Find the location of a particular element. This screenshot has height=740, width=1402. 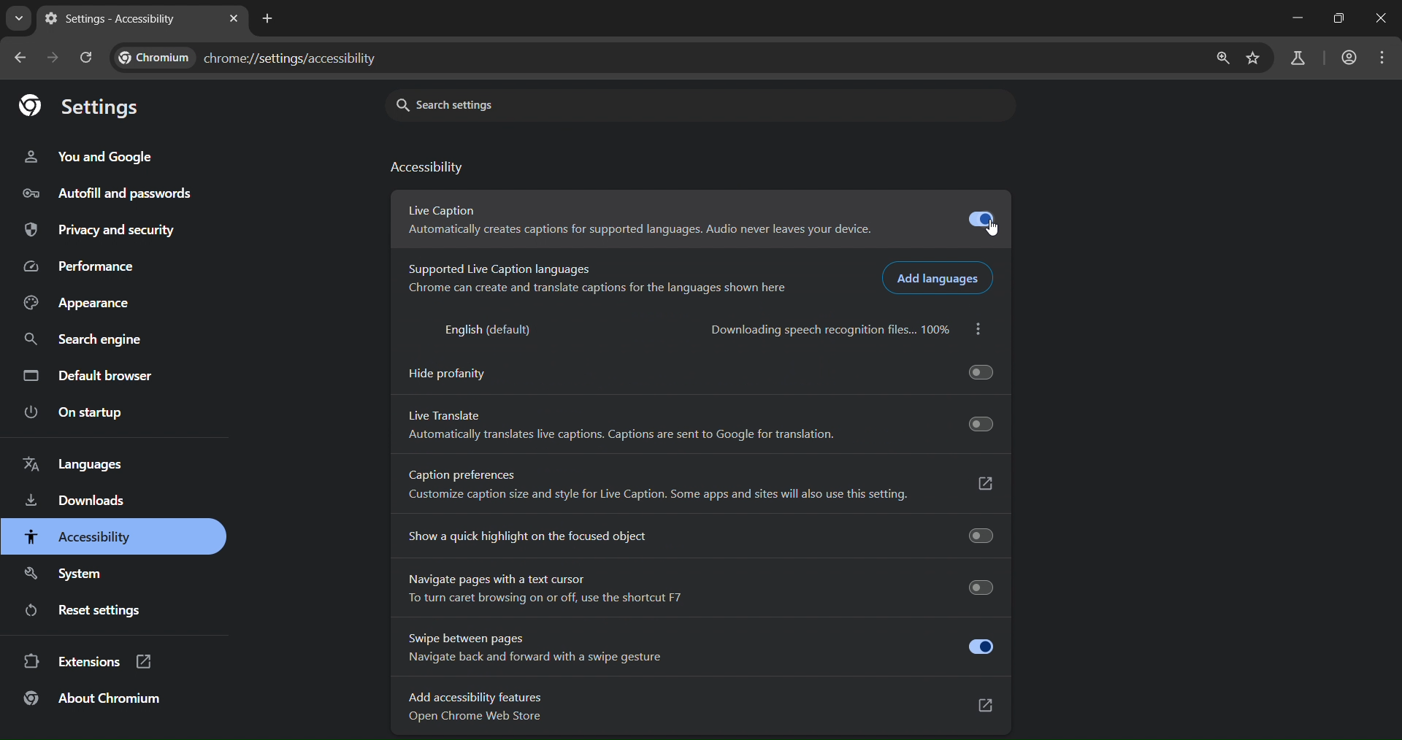

Downloading speech recognition files... 100% is located at coordinates (827, 329).